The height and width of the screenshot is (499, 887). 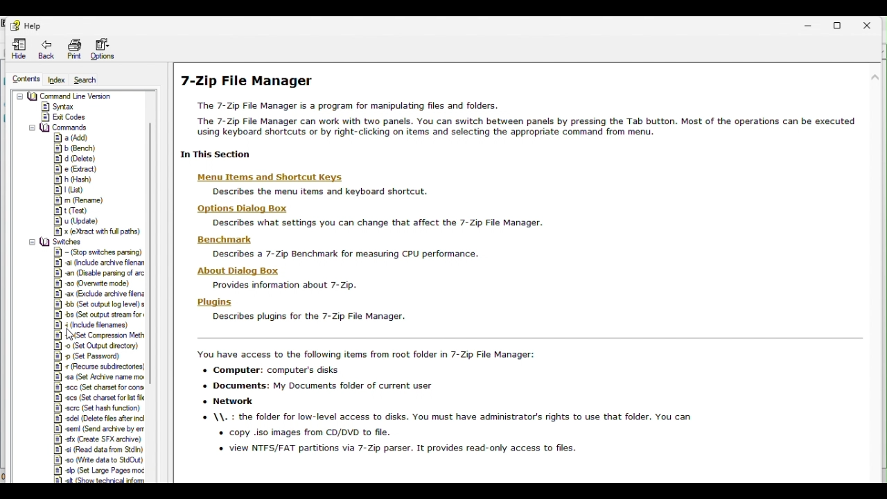 I want to click on sfx, so click(x=99, y=440).